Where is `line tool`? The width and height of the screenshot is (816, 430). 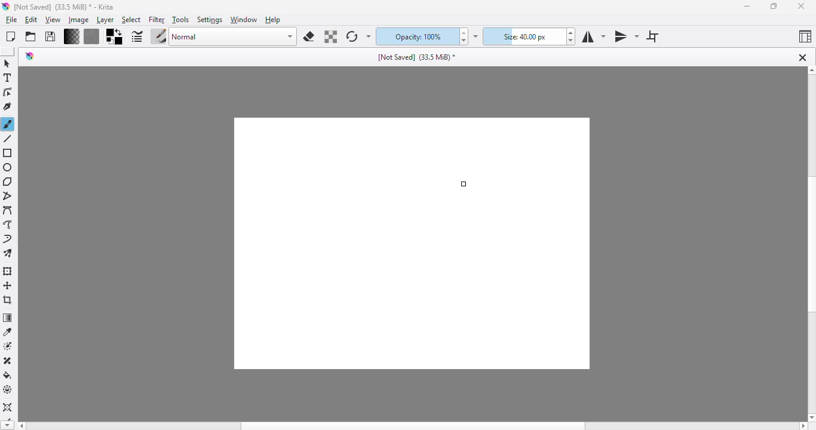 line tool is located at coordinates (8, 139).